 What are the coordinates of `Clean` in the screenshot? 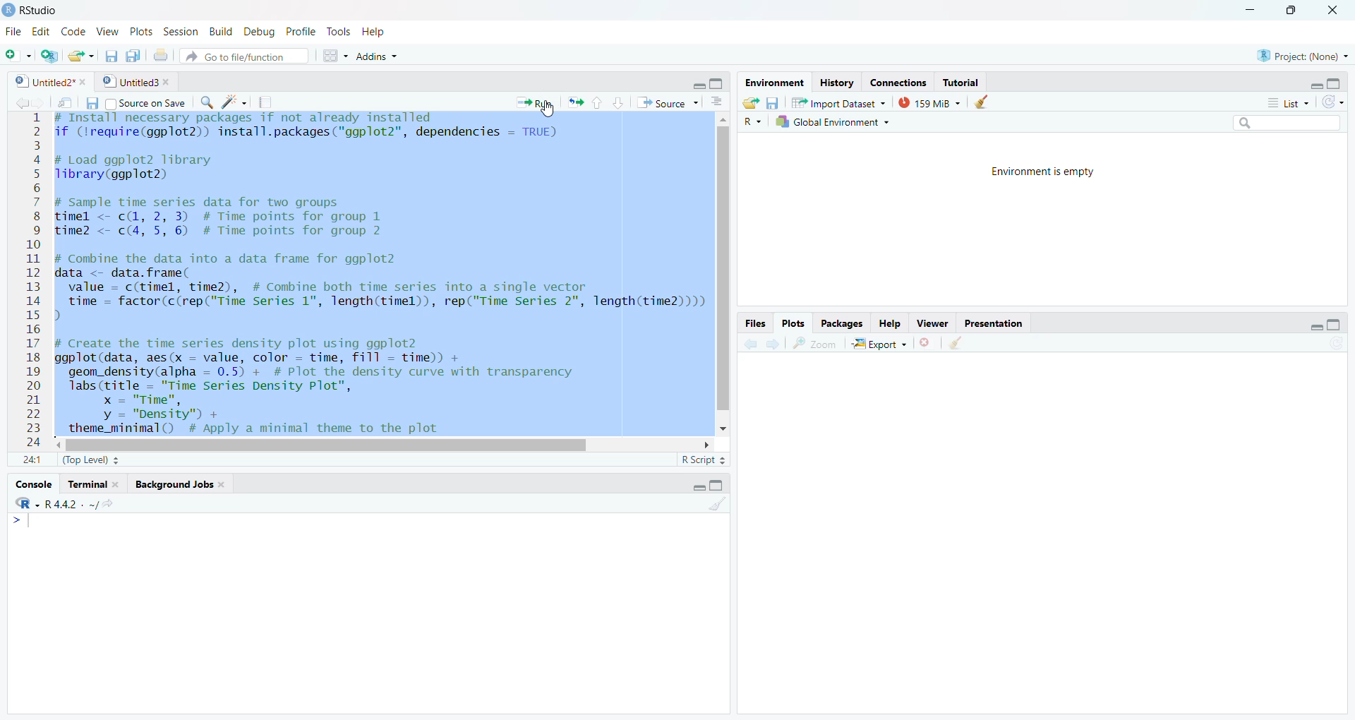 It's located at (716, 503).